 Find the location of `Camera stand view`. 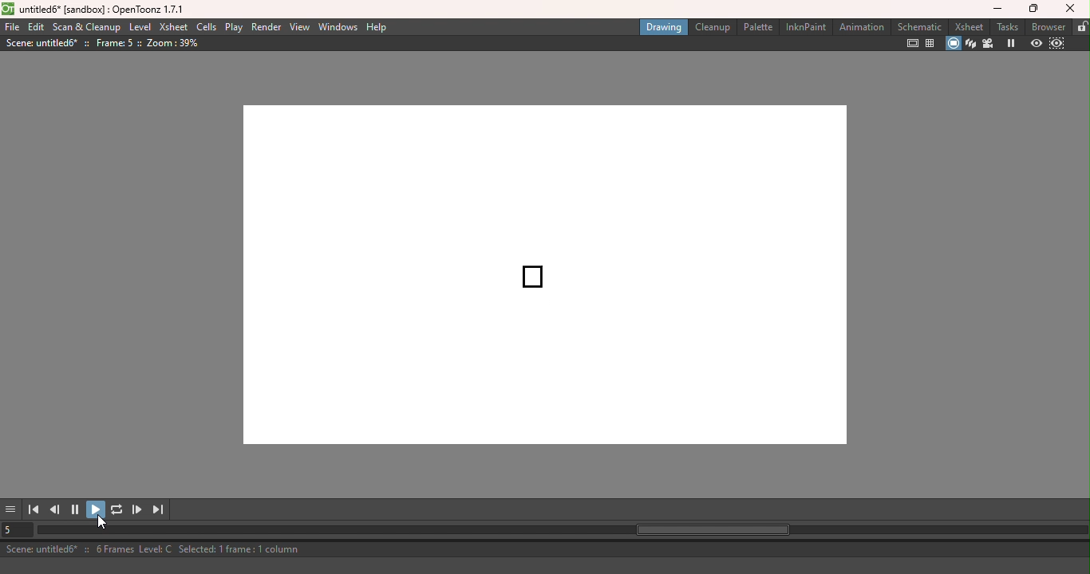

Camera stand view is located at coordinates (954, 42).